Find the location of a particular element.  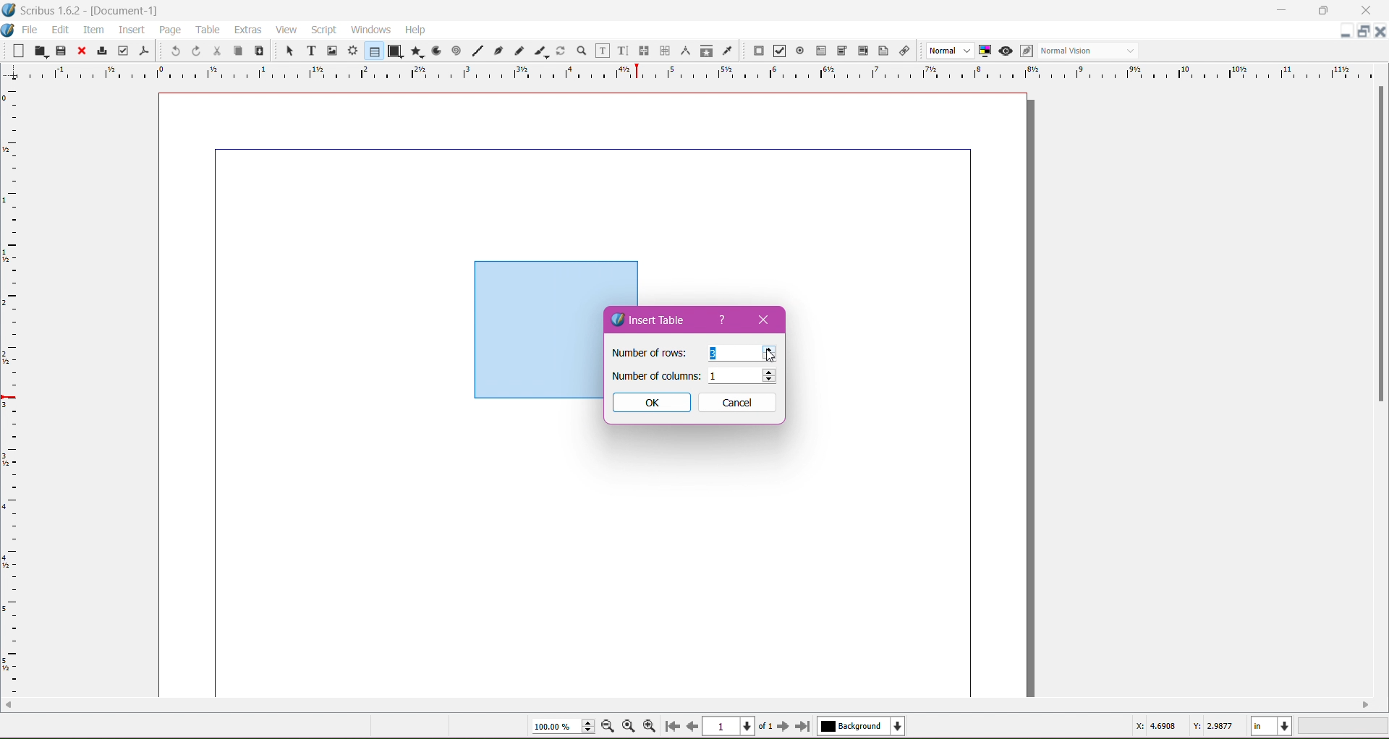

Zoom in or out is located at coordinates (577, 50).